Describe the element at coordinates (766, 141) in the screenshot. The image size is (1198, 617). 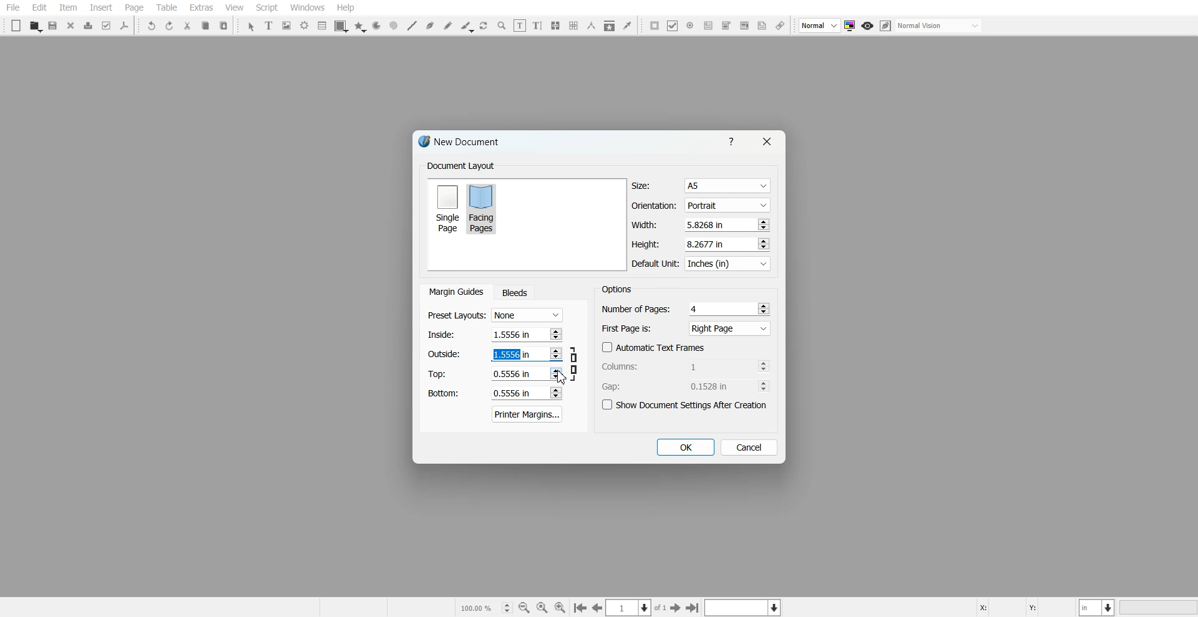
I see `Close` at that location.